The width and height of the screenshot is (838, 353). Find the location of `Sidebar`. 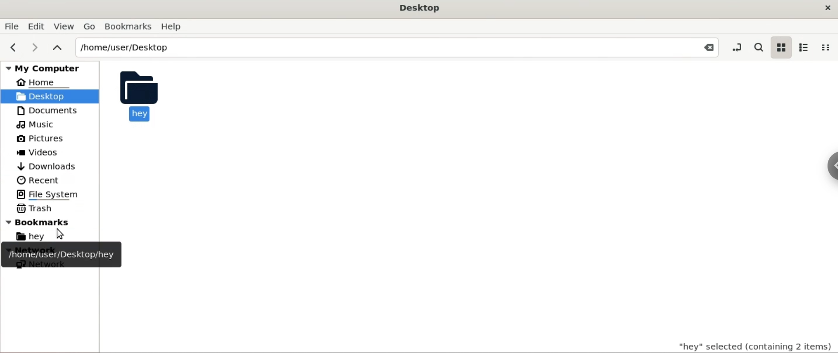

Sidebar is located at coordinates (827, 174).